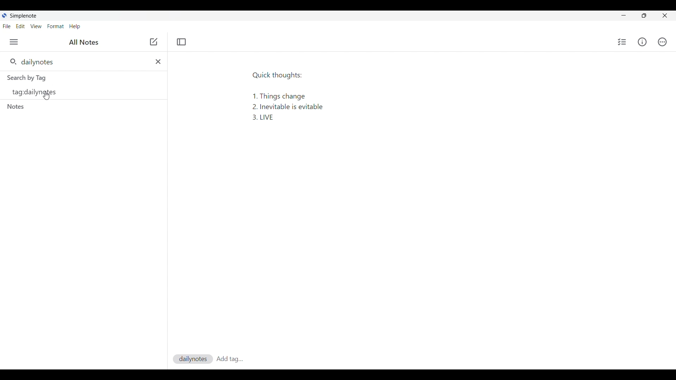 The width and height of the screenshot is (676, 380). I want to click on Menu, so click(14, 42).